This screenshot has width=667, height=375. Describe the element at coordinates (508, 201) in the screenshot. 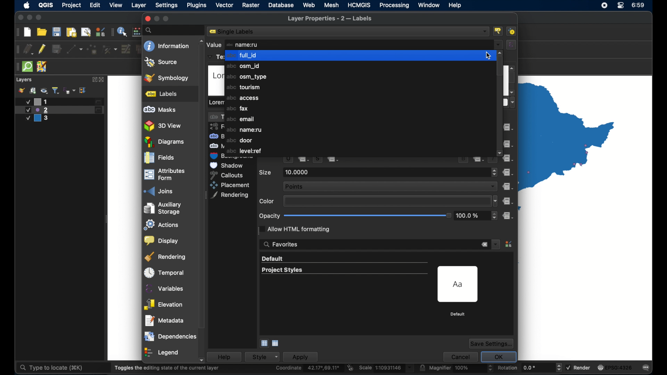

I see `data defined override` at that location.